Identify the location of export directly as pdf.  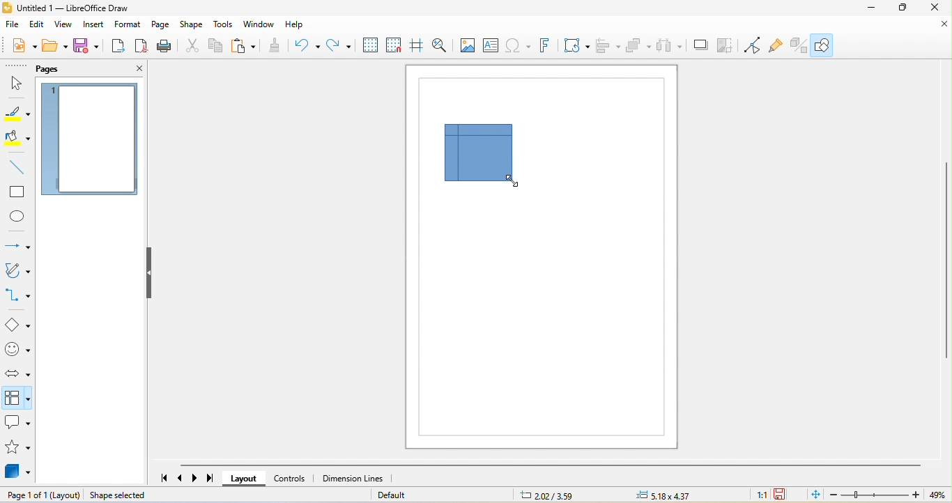
(143, 47).